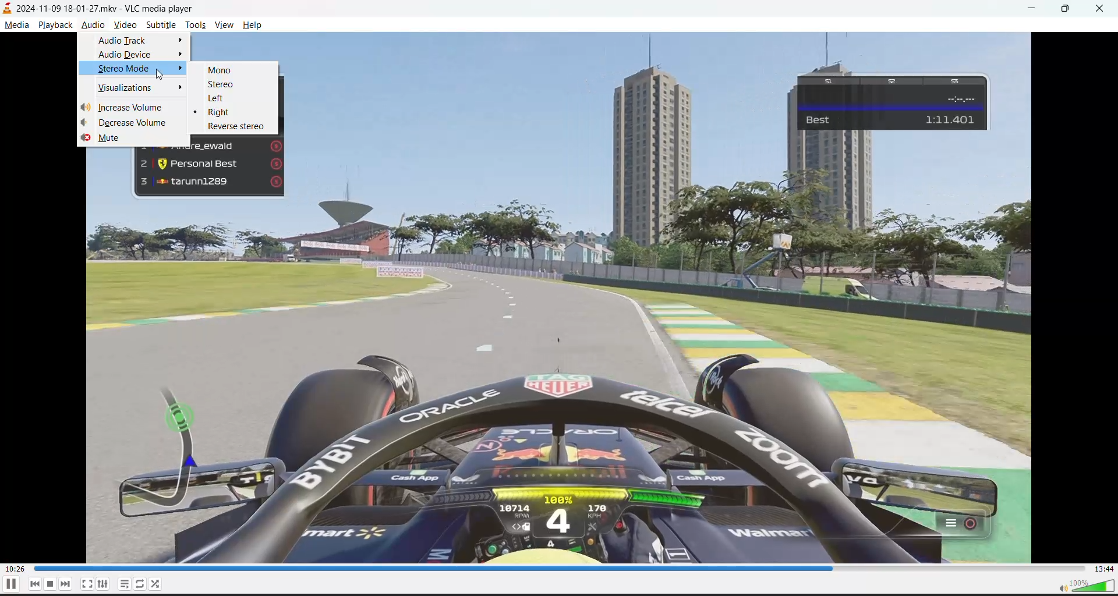  I want to click on preview, so click(914, 178).